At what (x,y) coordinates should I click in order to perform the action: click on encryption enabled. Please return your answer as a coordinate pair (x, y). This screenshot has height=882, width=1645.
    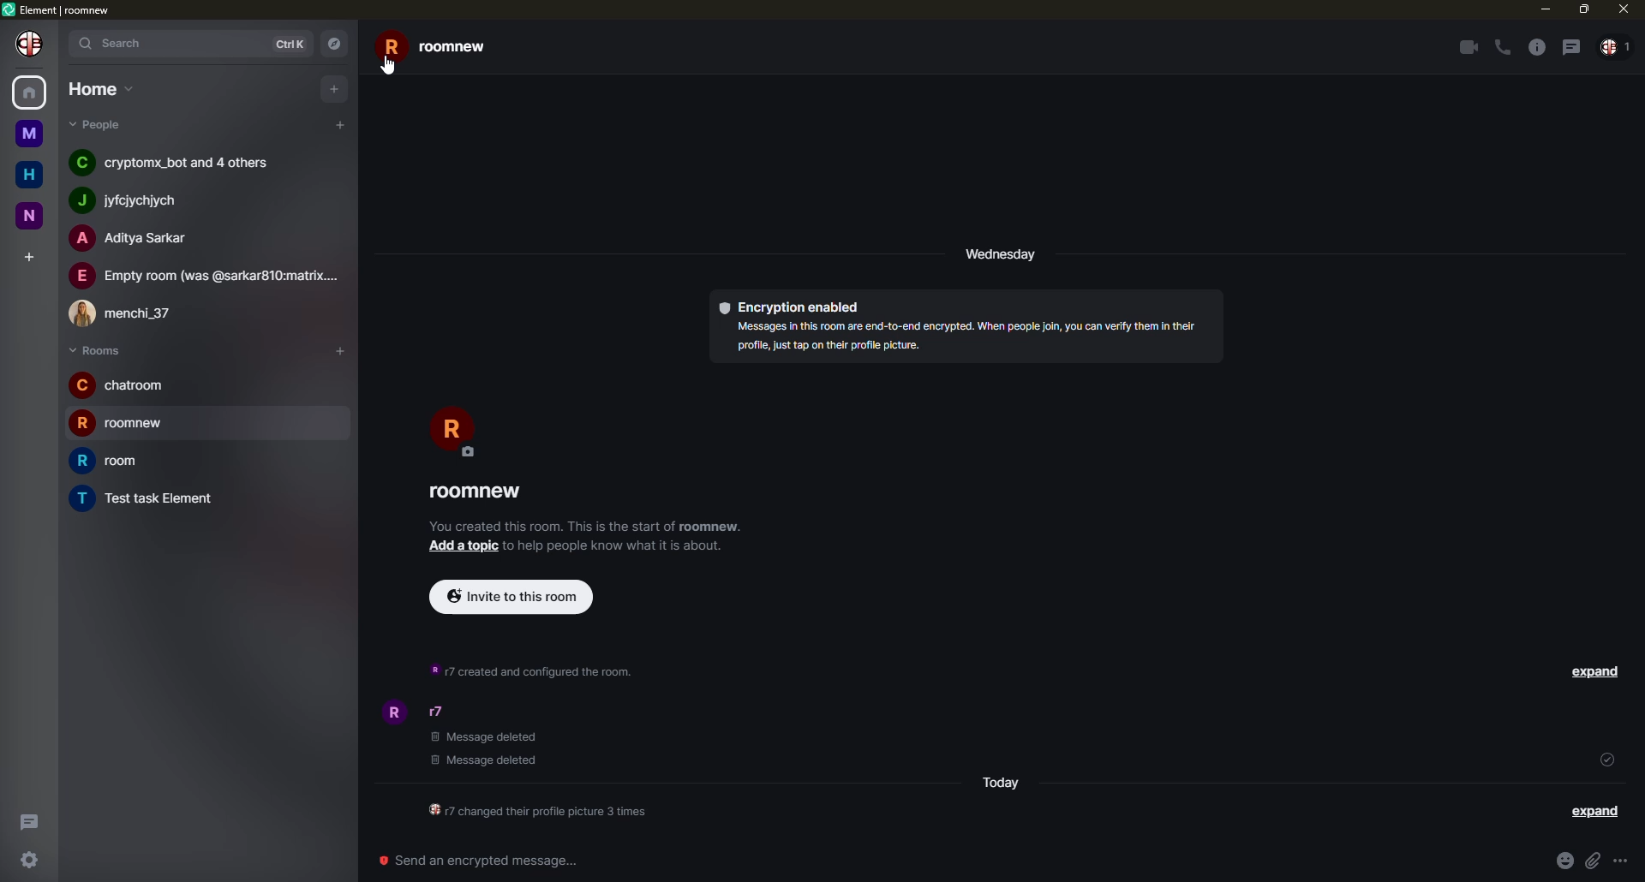
    Looking at the image, I should click on (792, 308).